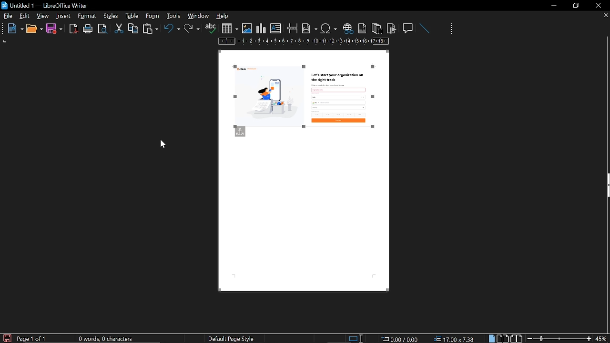 This screenshot has width=610, height=343. Describe the element at coordinates (329, 28) in the screenshot. I see `insert symbol` at that location.